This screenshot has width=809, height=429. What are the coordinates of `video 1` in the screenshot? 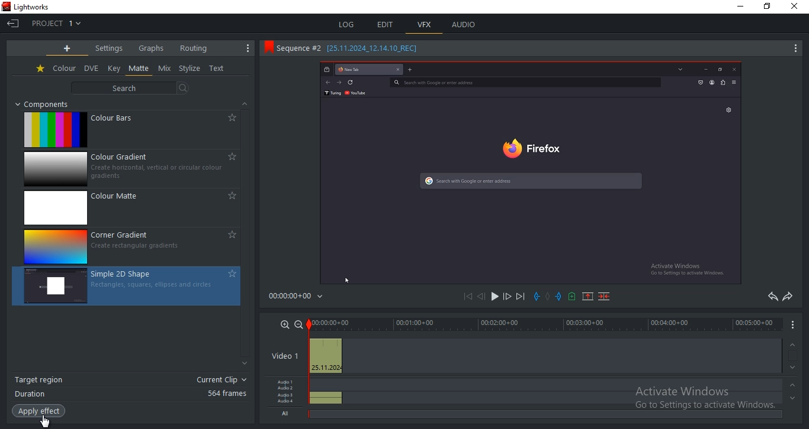 It's located at (282, 357).